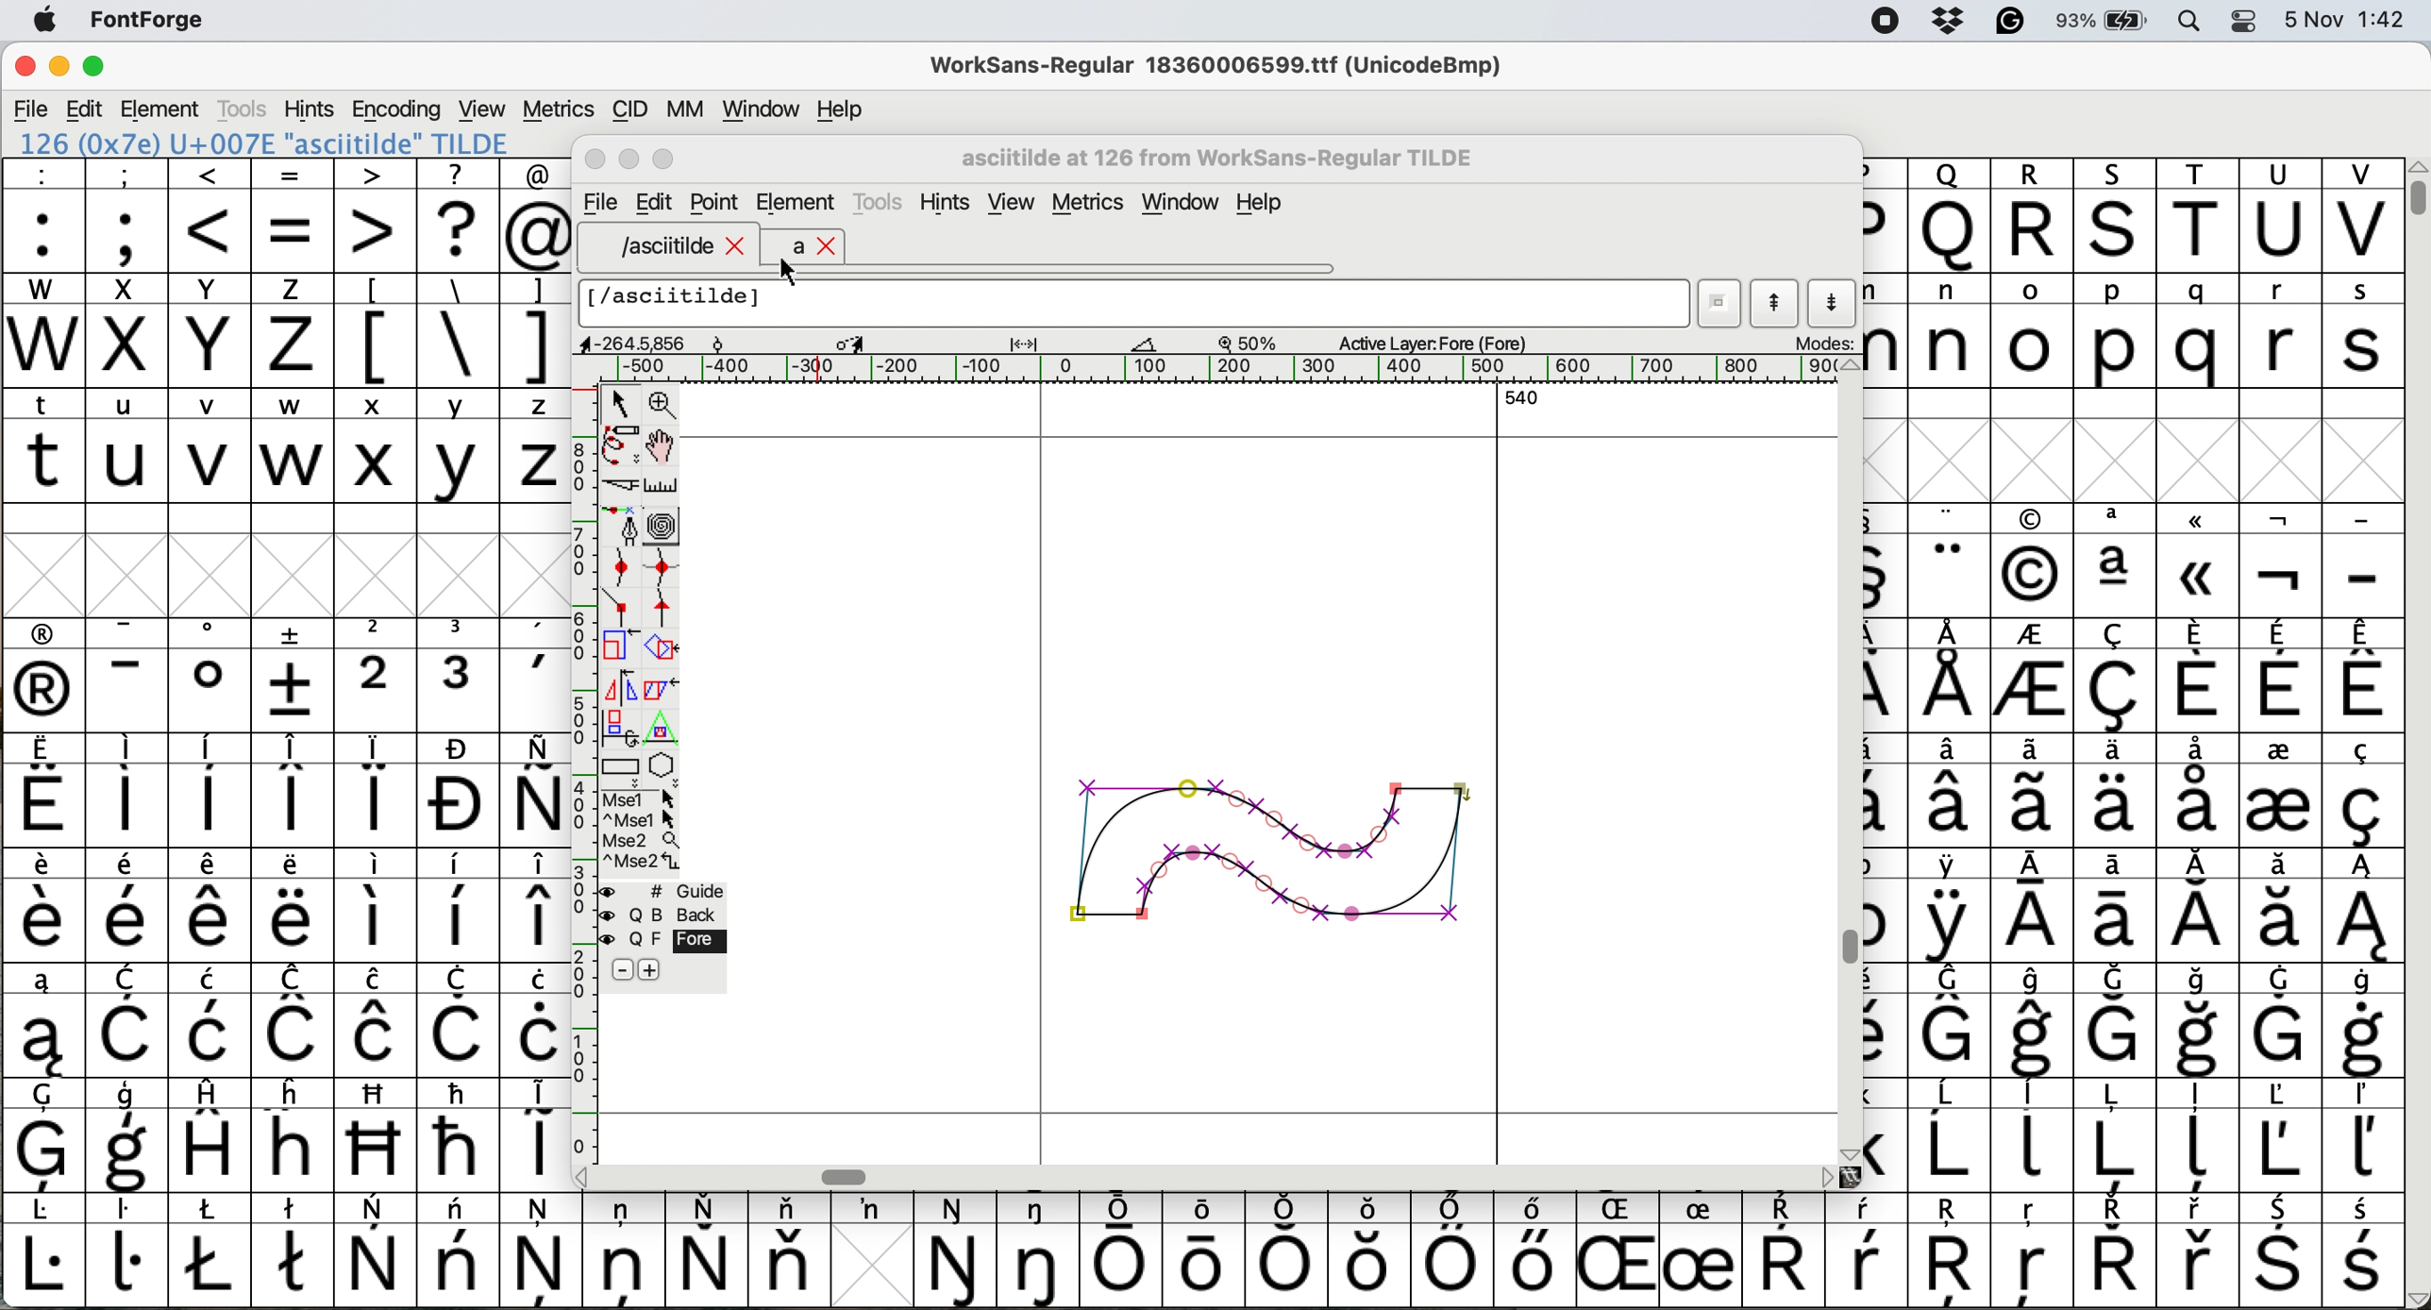 The height and width of the screenshot is (1310, 2431). I want to click on t, so click(43, 444).